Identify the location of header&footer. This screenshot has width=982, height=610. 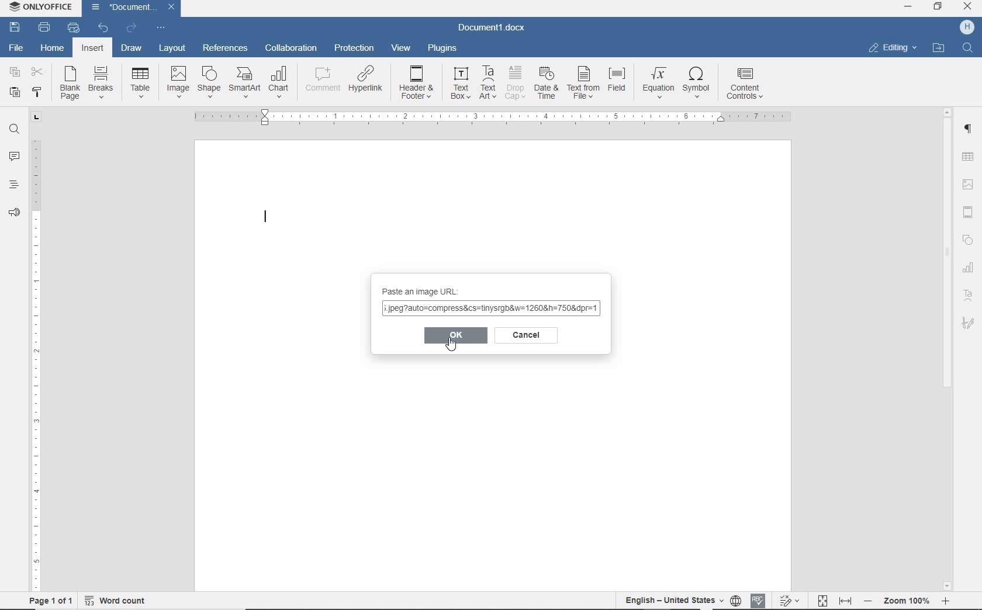
(415, 83).